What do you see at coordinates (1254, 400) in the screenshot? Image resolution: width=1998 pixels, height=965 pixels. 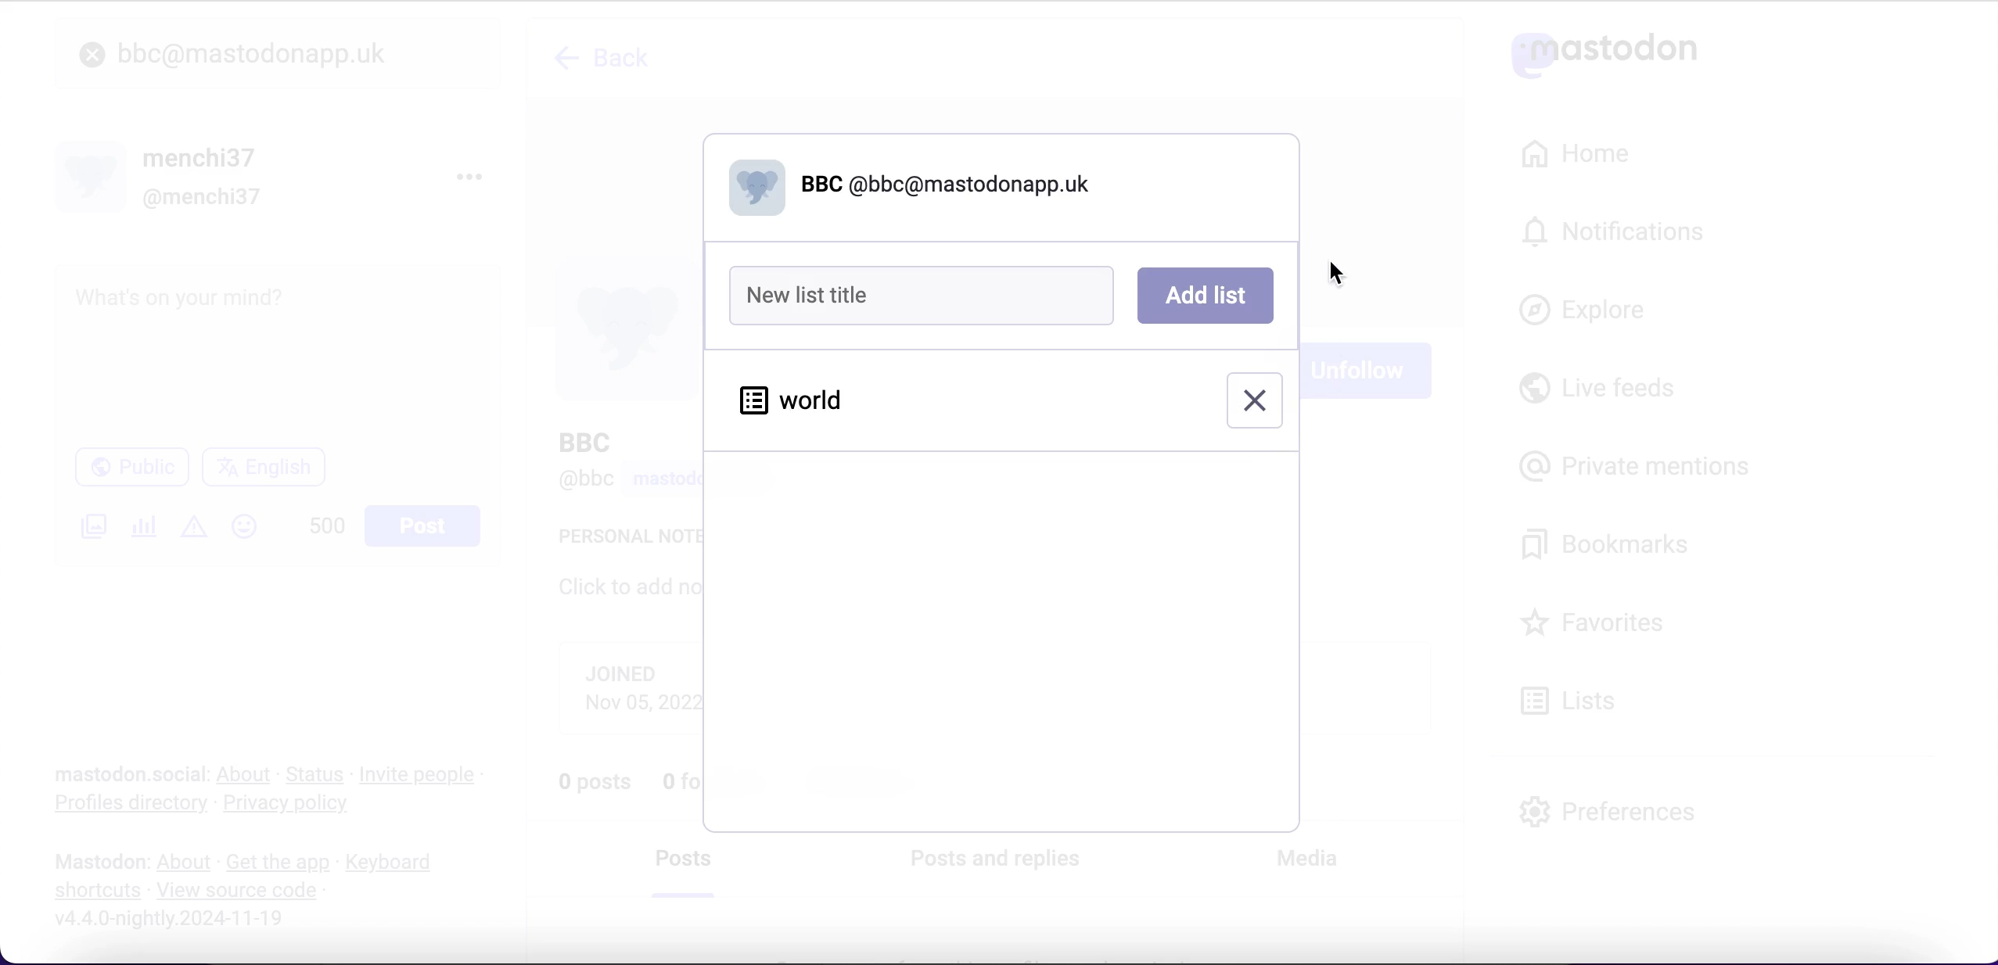 I see `remove` at bounding box center [1254, 400].